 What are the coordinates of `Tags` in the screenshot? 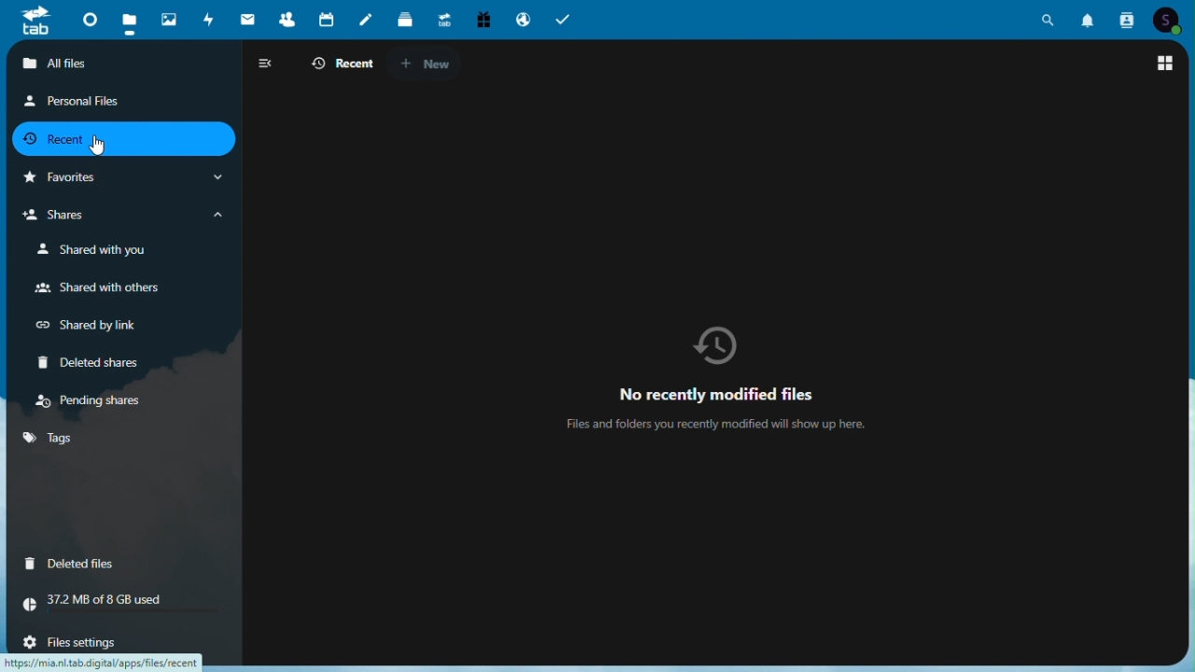 It's located at (122, 440).